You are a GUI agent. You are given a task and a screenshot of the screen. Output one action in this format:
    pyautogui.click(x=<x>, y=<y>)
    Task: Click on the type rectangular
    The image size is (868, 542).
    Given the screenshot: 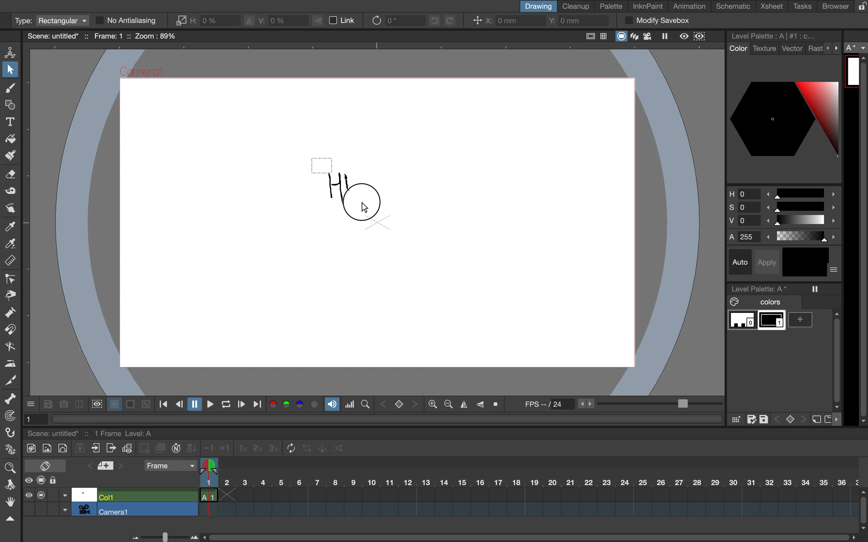 What is the action you would take?
    pyautogui.click(x=50, y=21)
    